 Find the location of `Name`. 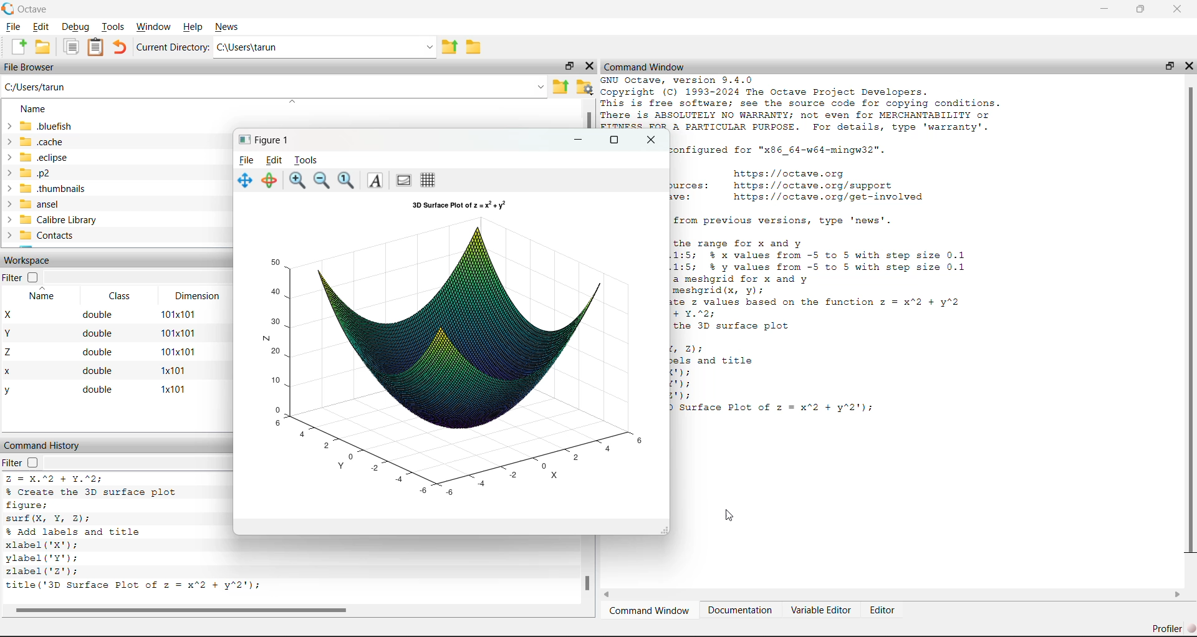

Name is located at coordinates (34, 108).